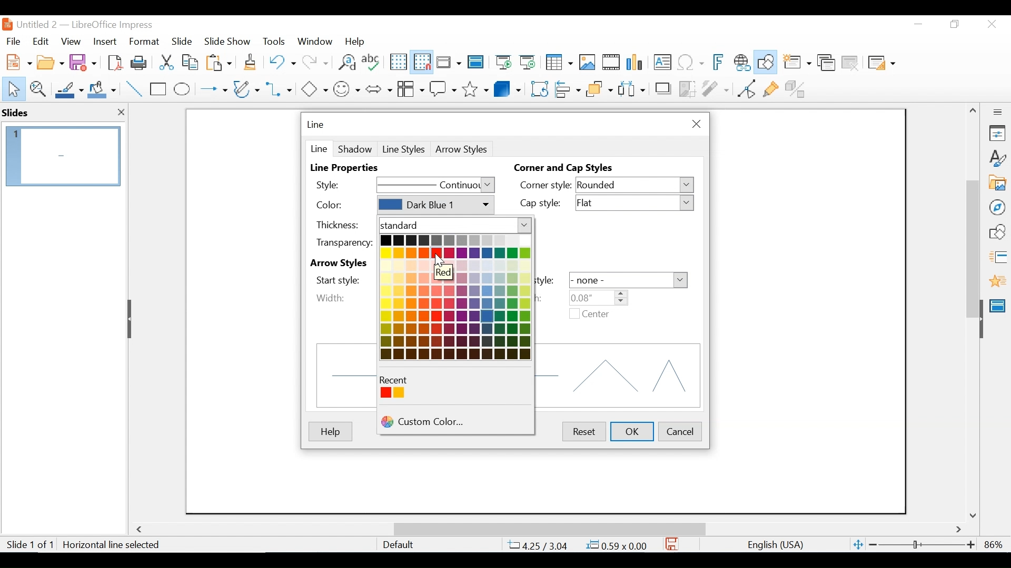 Image resolution: width=1011 pixels, height=568 pixels. What do you see at coordinates (741, 63) in the screenshot?
I see `Insert Hyperlink` at bounding box center [741, 63].